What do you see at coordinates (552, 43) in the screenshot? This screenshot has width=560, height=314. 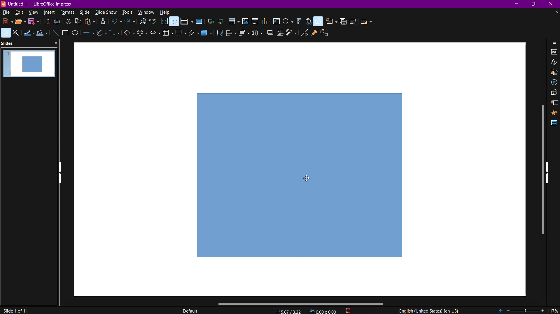 I see `Sidebar Settings` at bounding box center [552, 43].